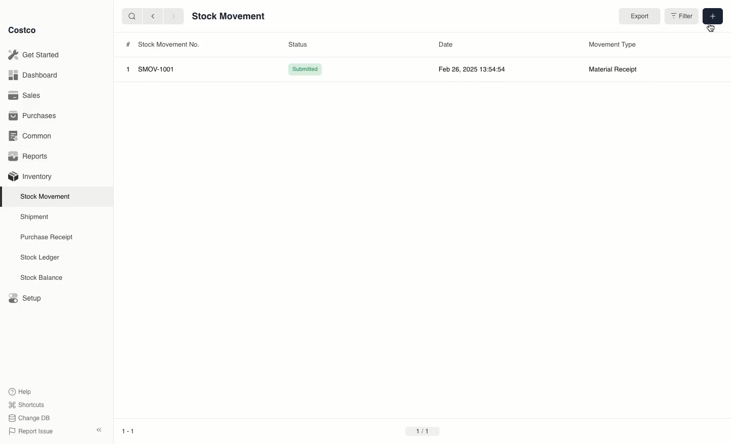 The image size is (731, 444). What do you see at coordinates (613, 70) in the screenshot?
I see `Material Receipt` at bounding box center [613, 70].